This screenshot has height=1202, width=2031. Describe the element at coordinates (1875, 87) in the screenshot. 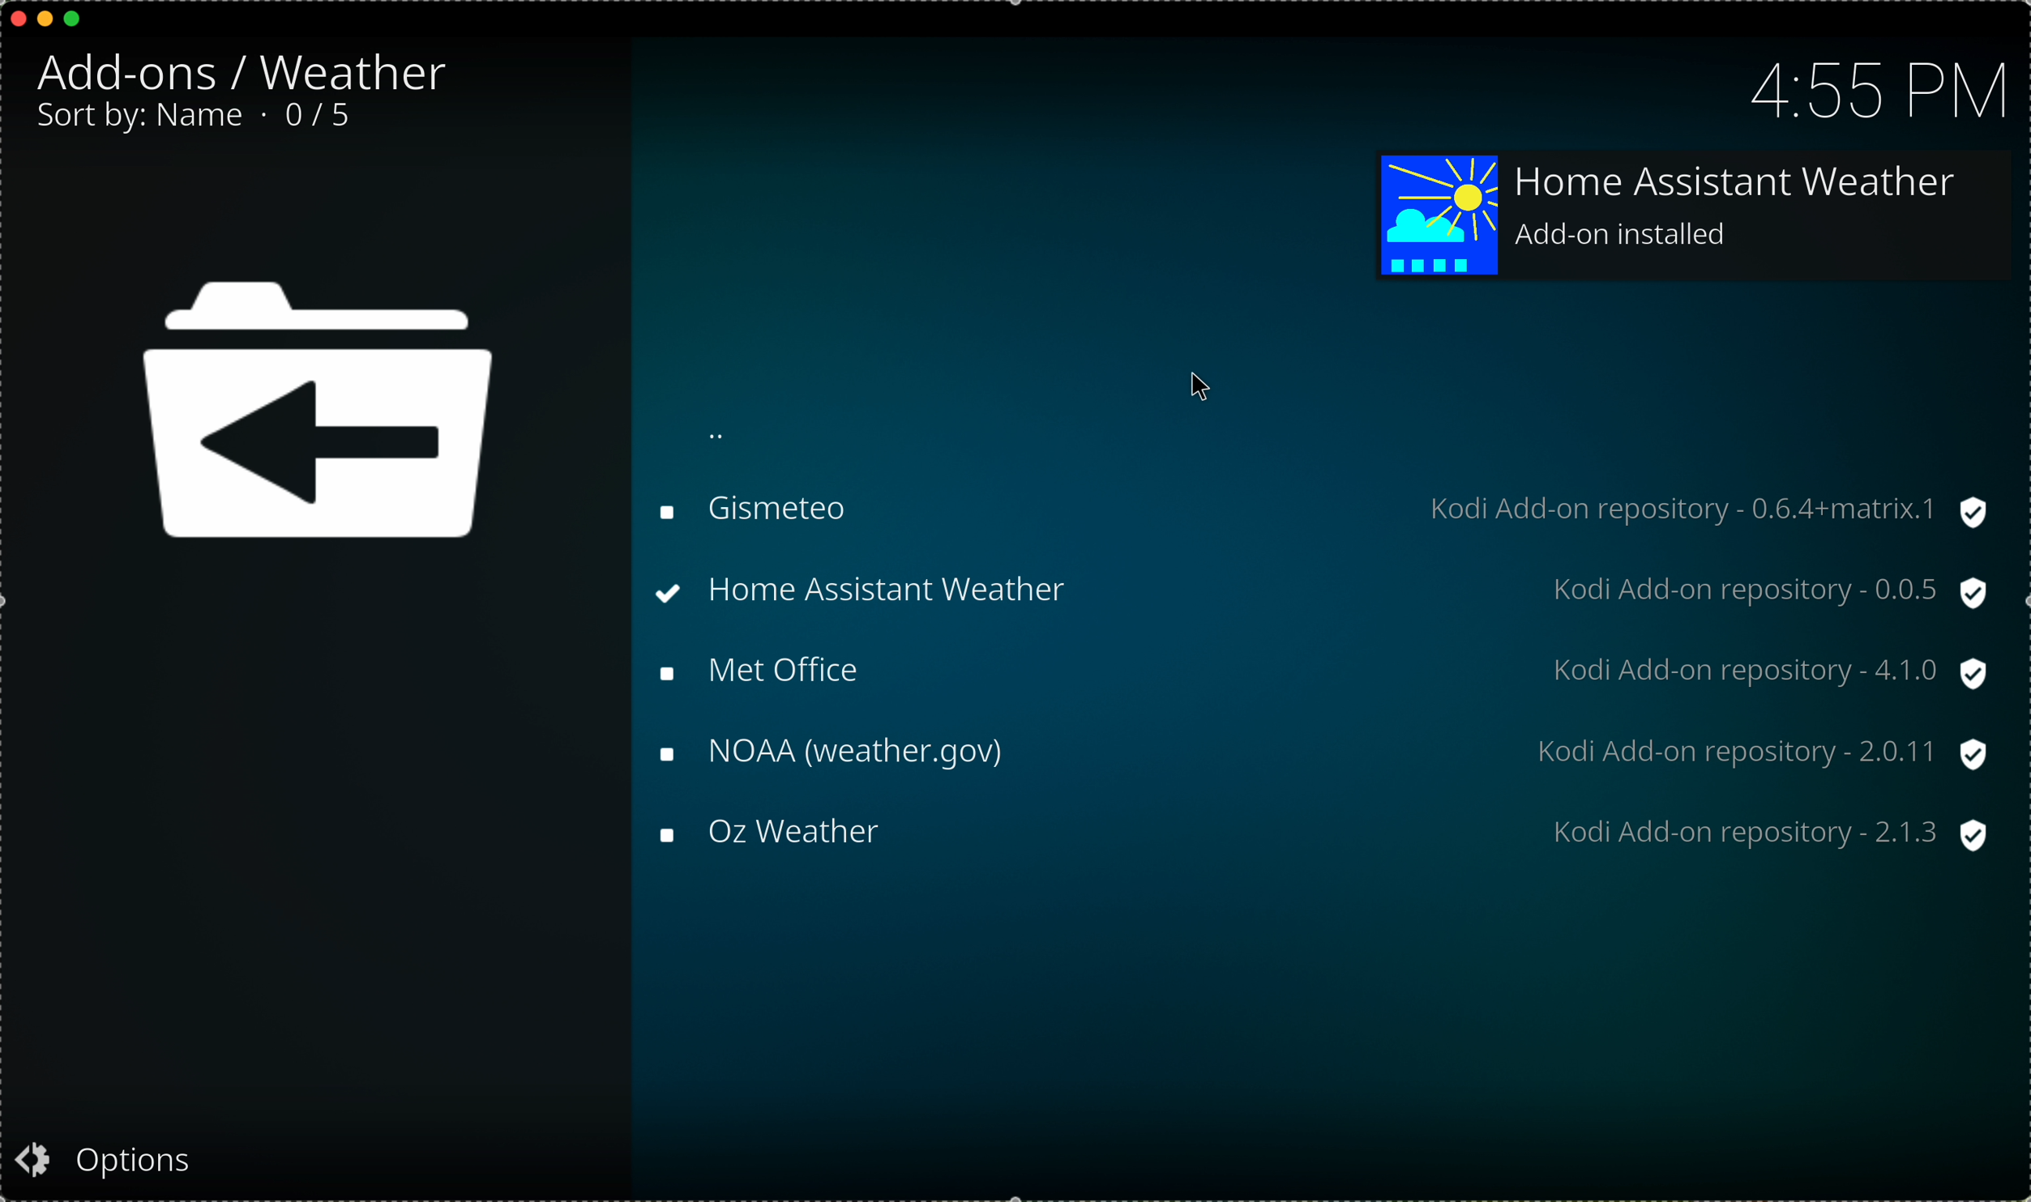

I see `hour` at that location.